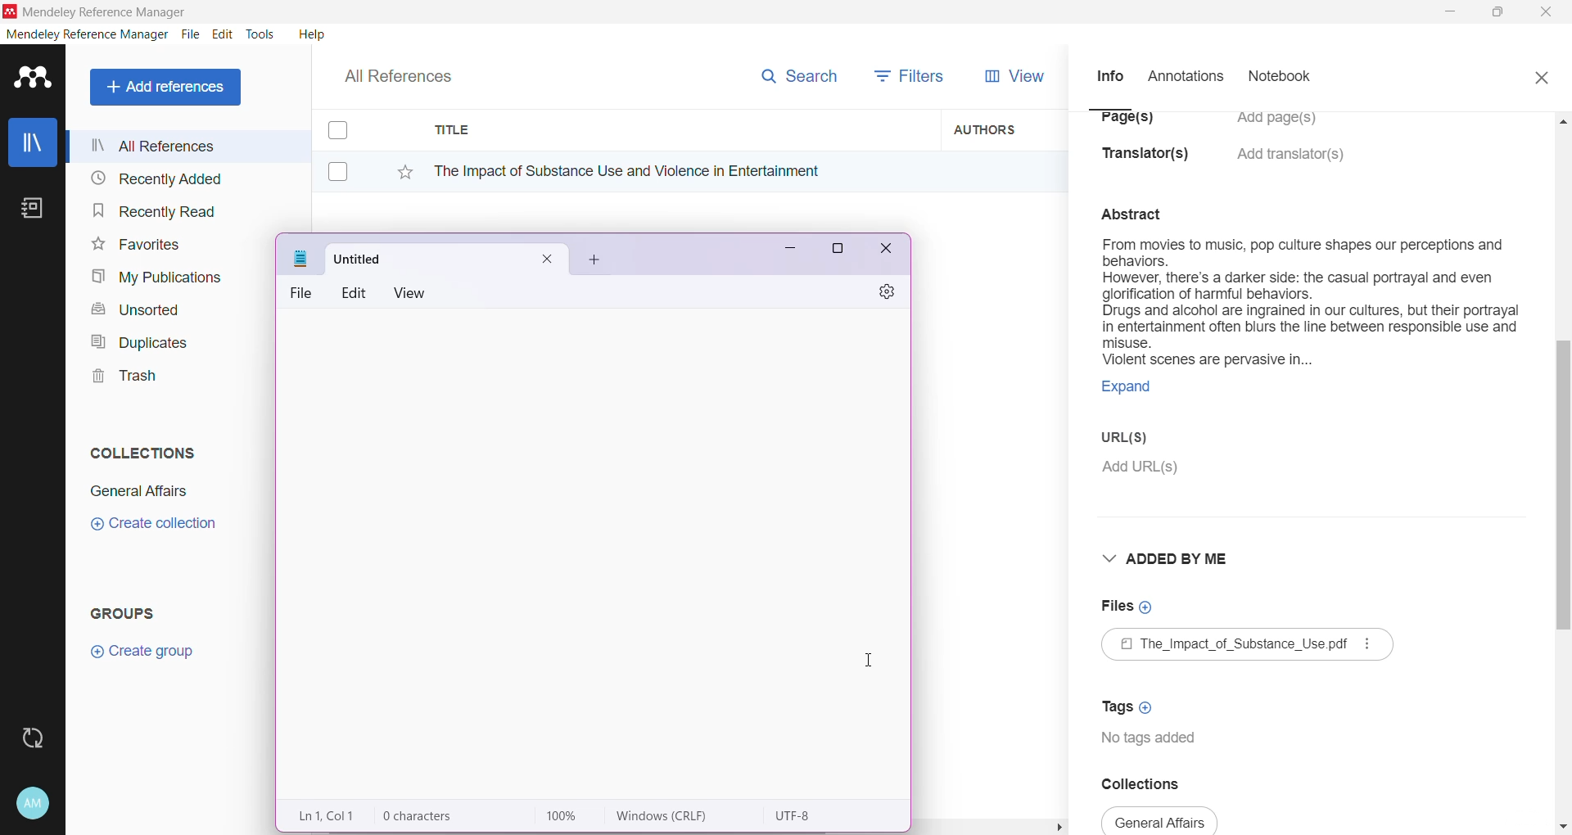 The image size is (1572, 835). Describe the element at coordinates (154, 179) in the screenshot. I see `Recently Added` at that location.